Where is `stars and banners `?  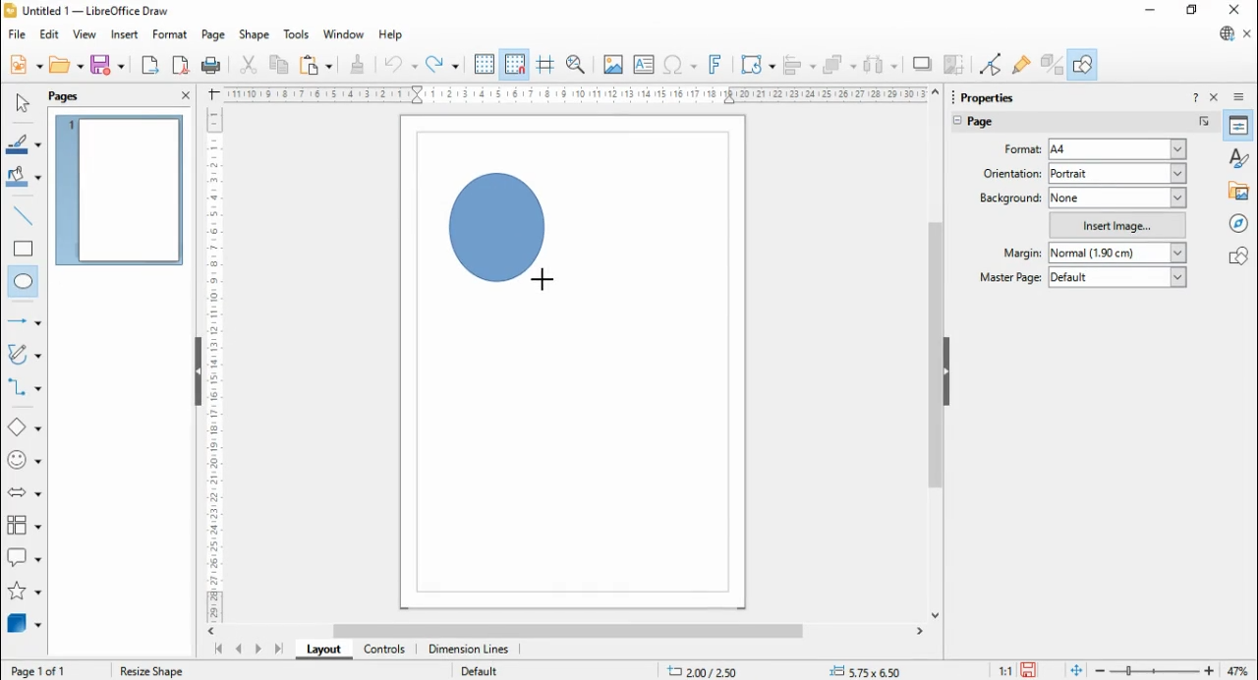 stars and banners  is located at coordinates (23, 593).